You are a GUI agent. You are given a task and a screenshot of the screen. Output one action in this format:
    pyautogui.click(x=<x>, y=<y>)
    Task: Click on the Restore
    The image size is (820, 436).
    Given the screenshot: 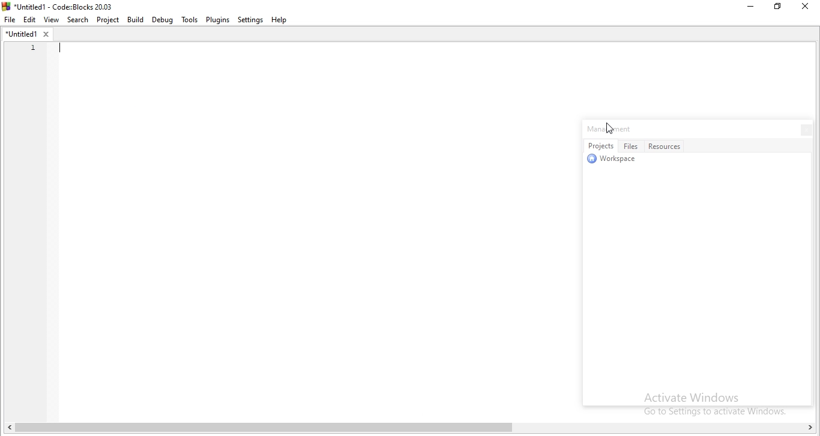 What is the action you would take?
    pyautogui.click(x=777, y=9)
    